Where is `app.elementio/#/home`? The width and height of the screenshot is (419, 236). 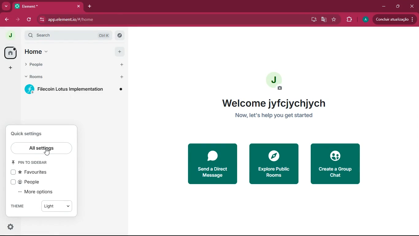 app.elementio/#/home is located at coordinates (121, 20).